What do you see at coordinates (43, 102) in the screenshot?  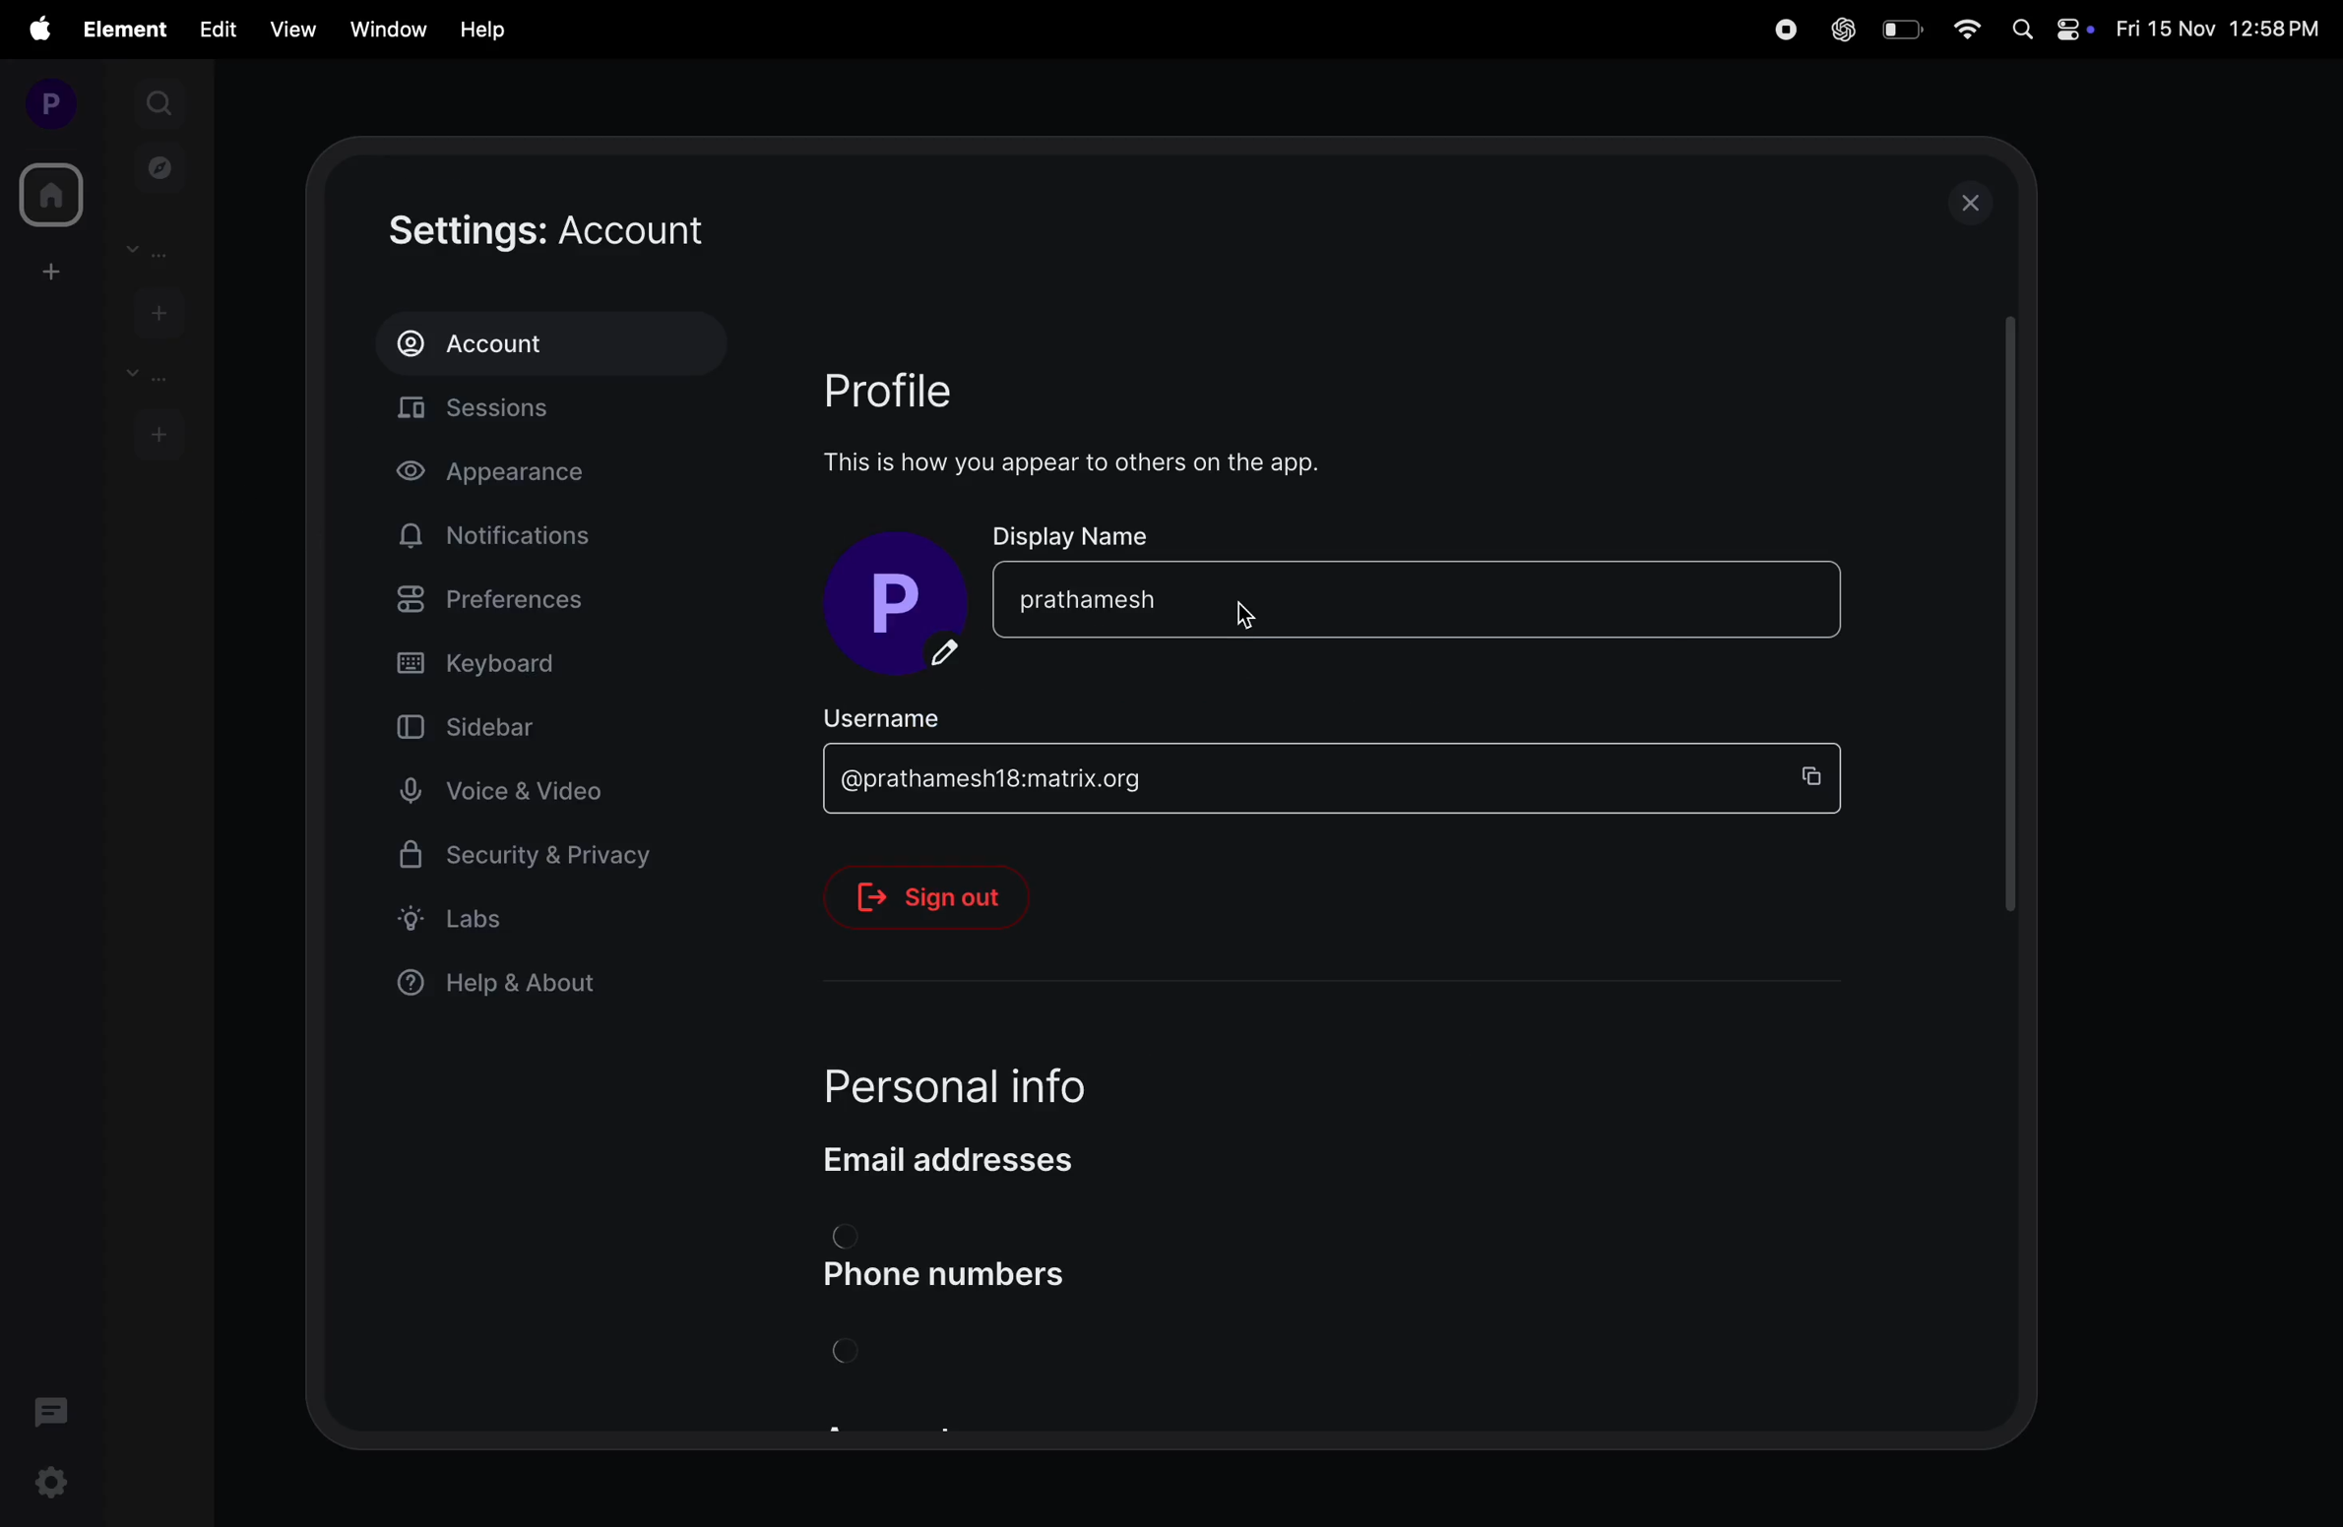 I see `profile` at bounding box center [43, 102].